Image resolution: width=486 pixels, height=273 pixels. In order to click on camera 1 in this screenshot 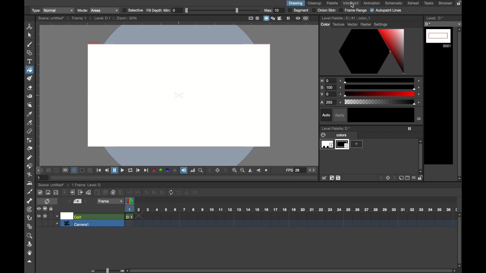, I will do `click(77, 223)`.